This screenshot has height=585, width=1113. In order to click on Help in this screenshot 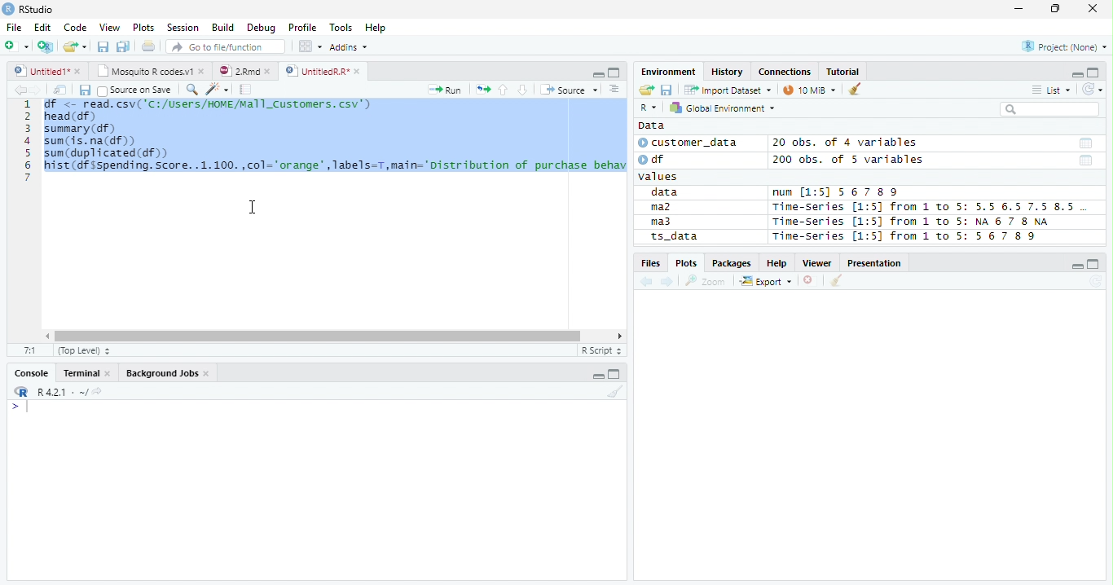, I will do `click(777, 264)`.